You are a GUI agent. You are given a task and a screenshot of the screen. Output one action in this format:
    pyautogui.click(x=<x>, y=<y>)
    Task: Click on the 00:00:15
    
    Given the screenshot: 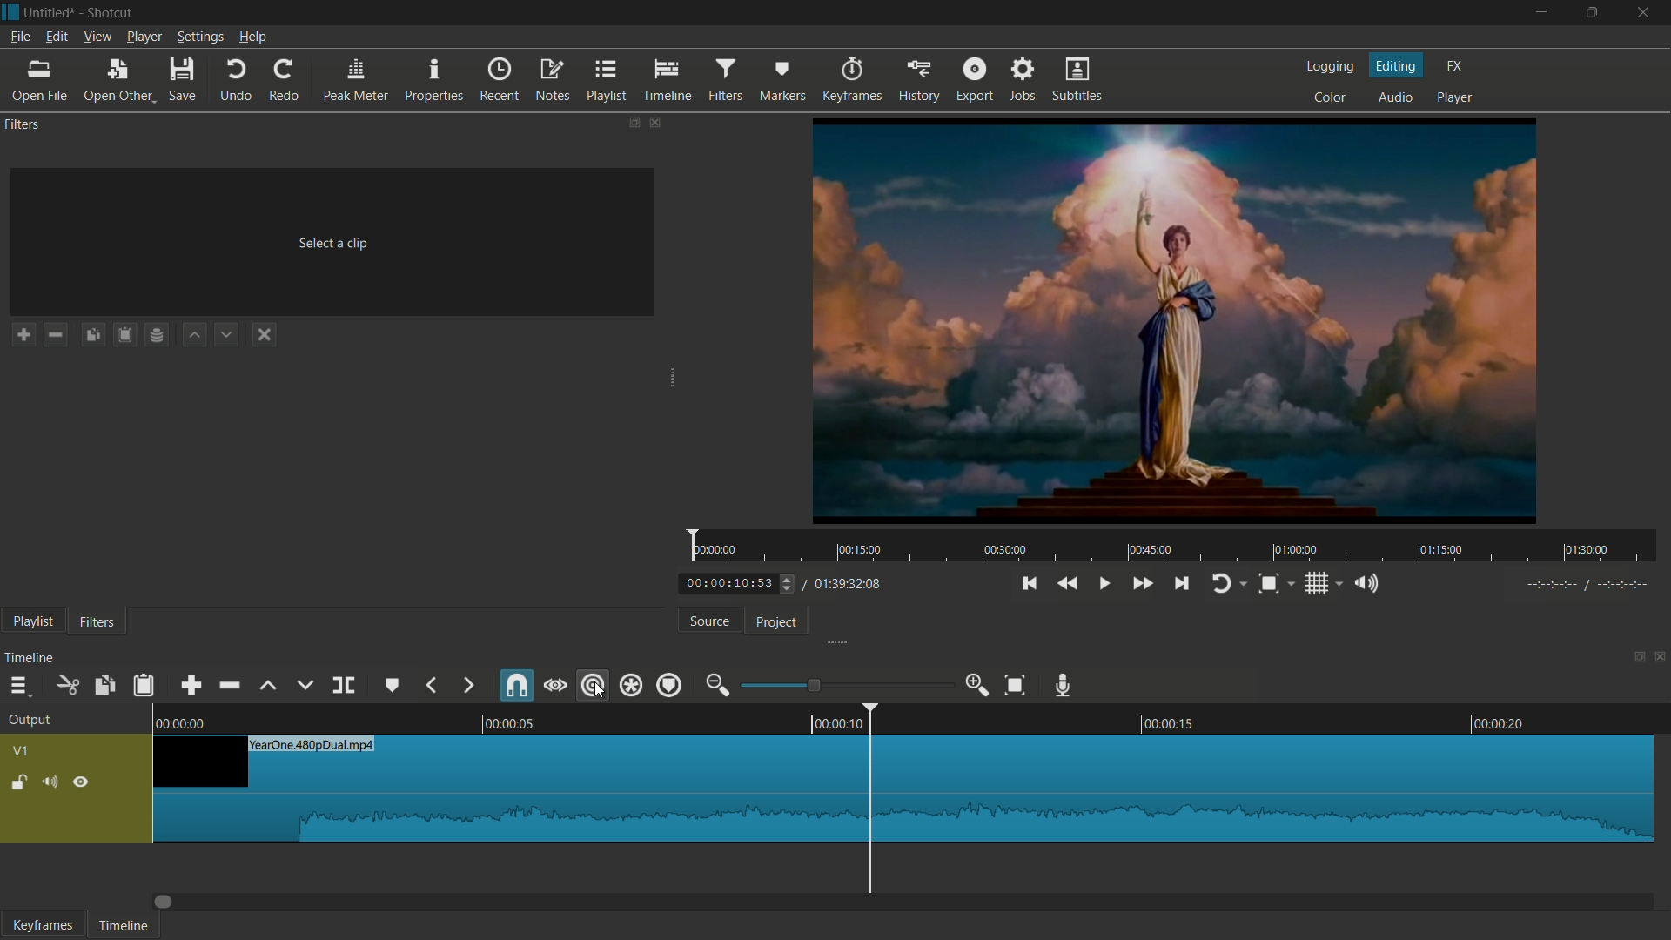 What is the action you would take?
    pyautogui.click(x=1169, y=722)
    